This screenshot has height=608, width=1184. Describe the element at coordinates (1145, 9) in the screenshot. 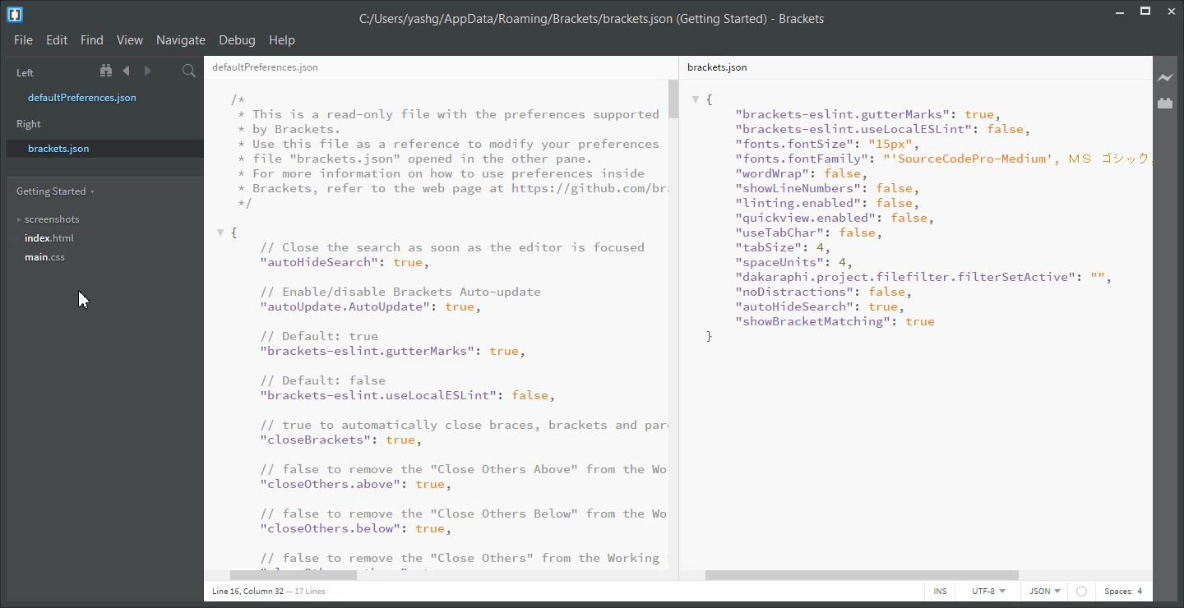

I see `Maximize` at that location.